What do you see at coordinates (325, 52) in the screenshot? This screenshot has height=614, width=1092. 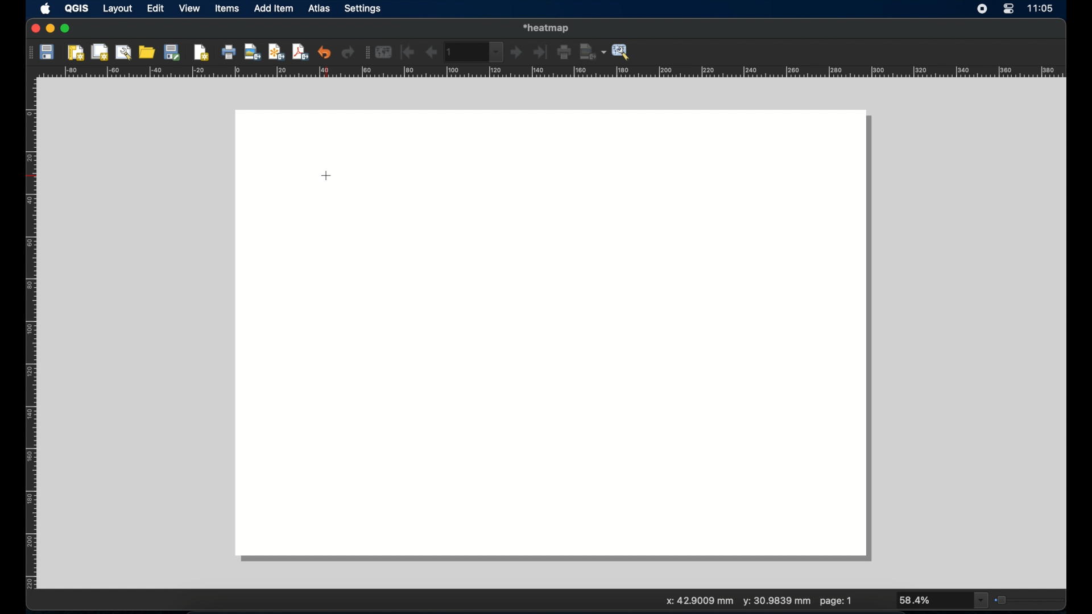 I see `uno` at bounding box center [325, 52].